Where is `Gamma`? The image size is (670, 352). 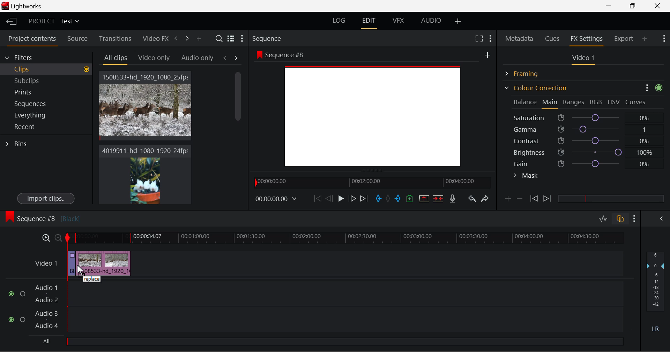
Gamma is located at coordinates (585, 129).